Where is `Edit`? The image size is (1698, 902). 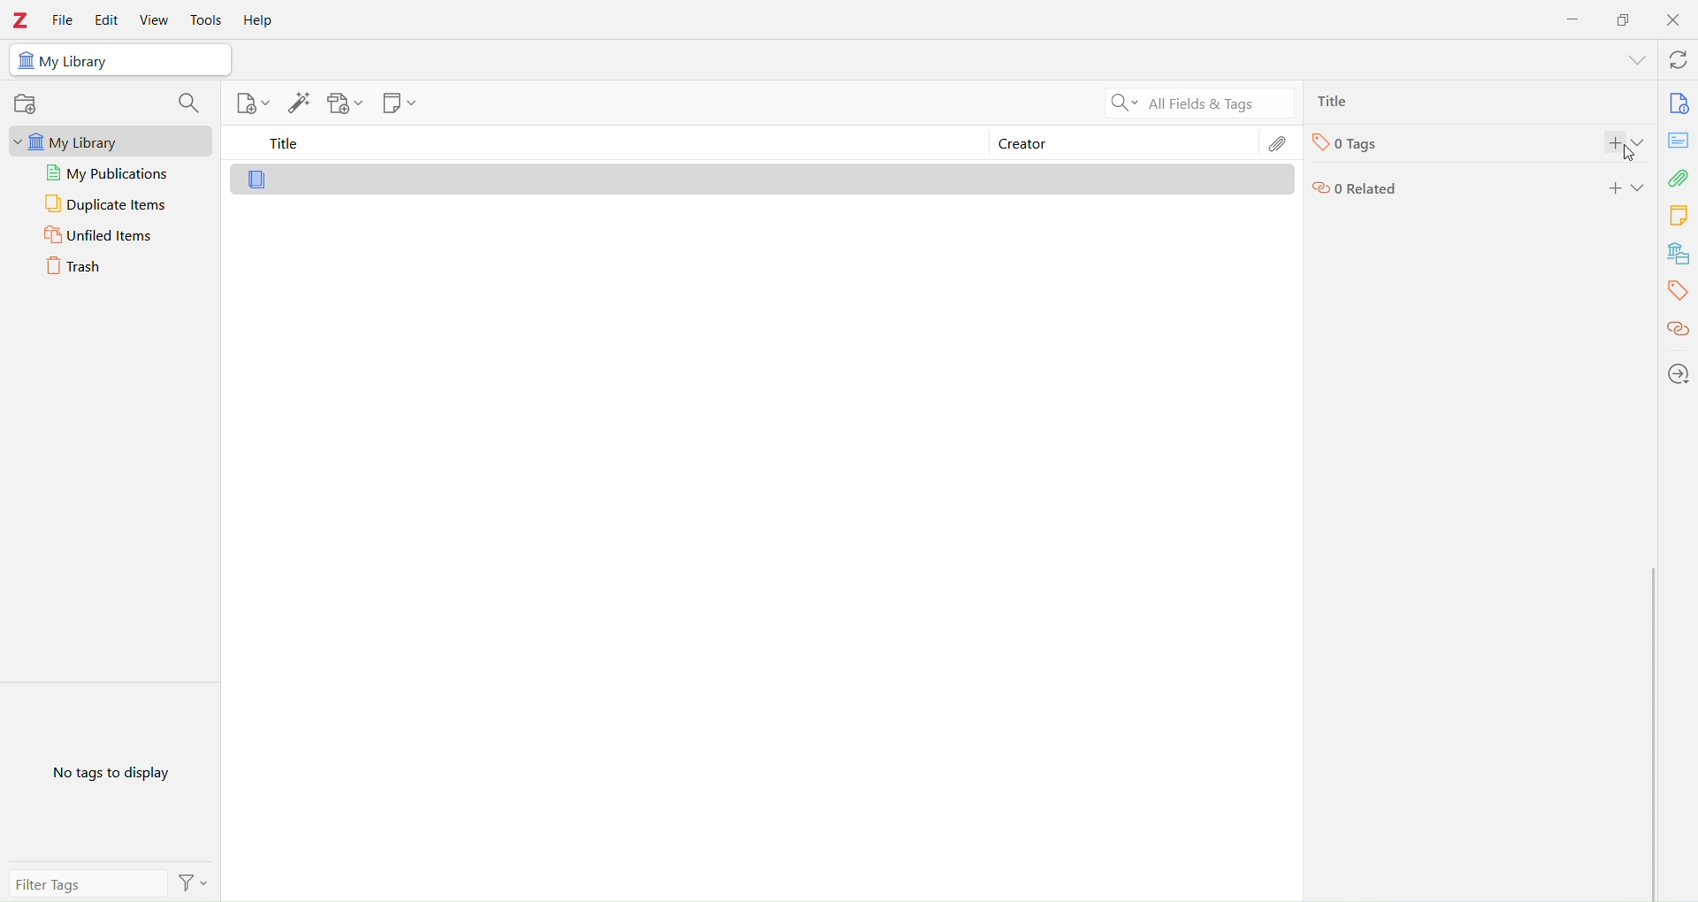
Edit is located at coordinates (1281, 144).